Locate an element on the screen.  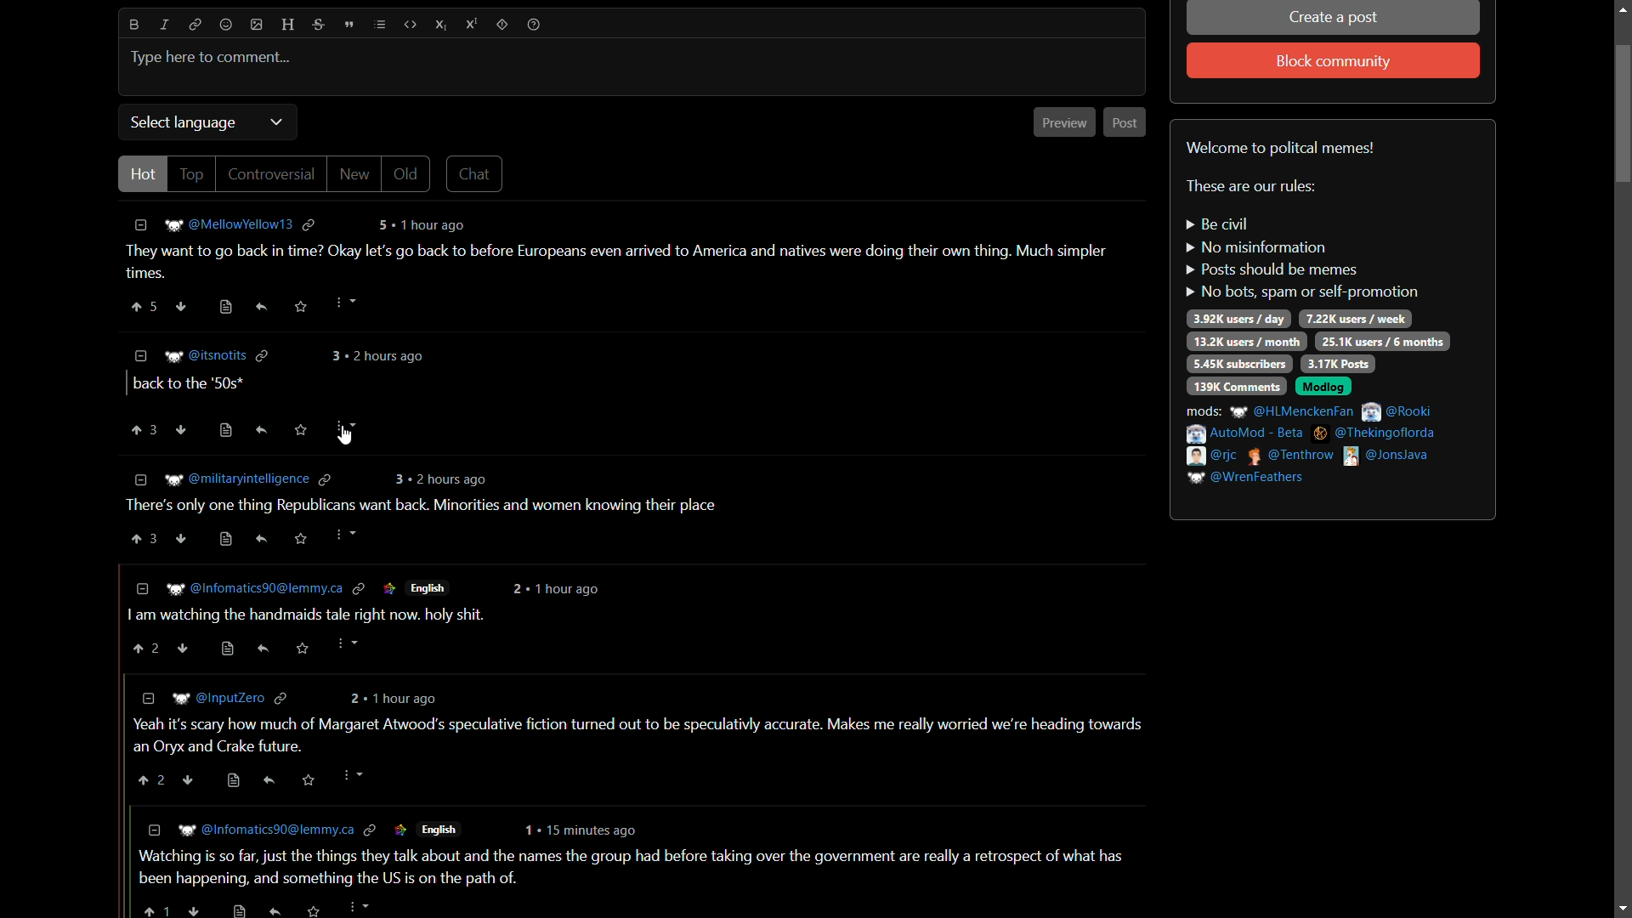
5.45k subscribers is located at coordinates (1240, 365).